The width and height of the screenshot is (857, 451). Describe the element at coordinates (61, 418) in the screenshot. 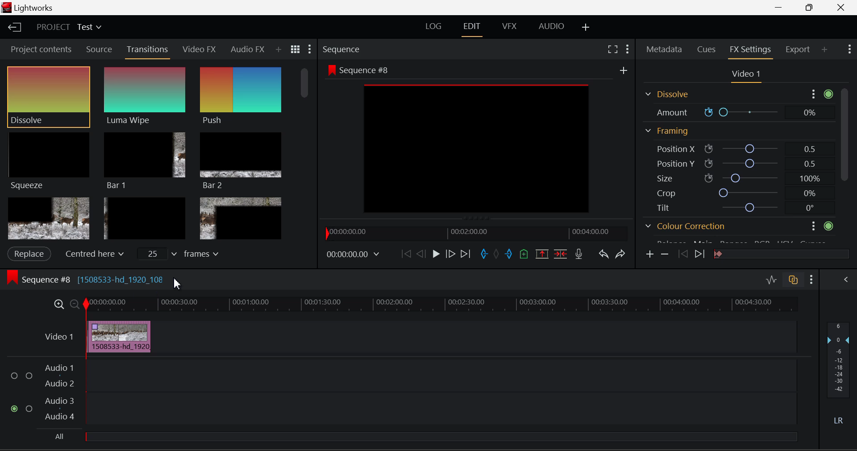

I see `Audio 4` at that location.